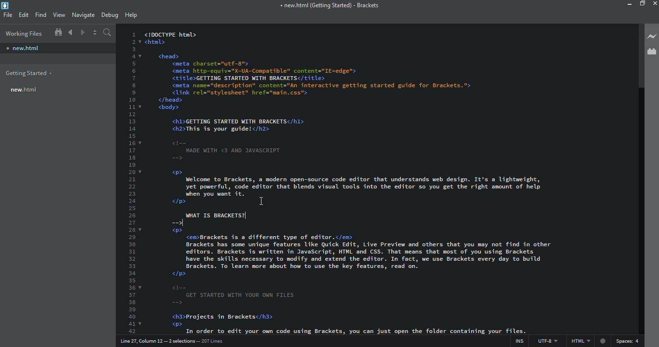 This screenshot has height=347, width=659. I want to click on find, so click(41, 14).